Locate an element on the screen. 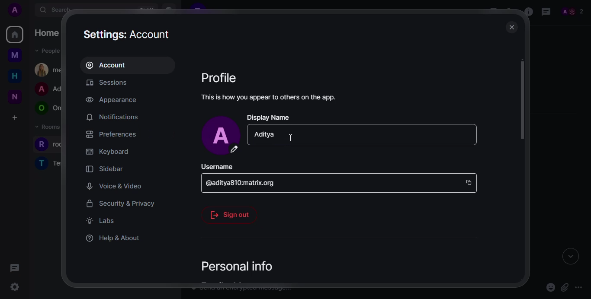  sidebar is located at coordinates (106, 169).